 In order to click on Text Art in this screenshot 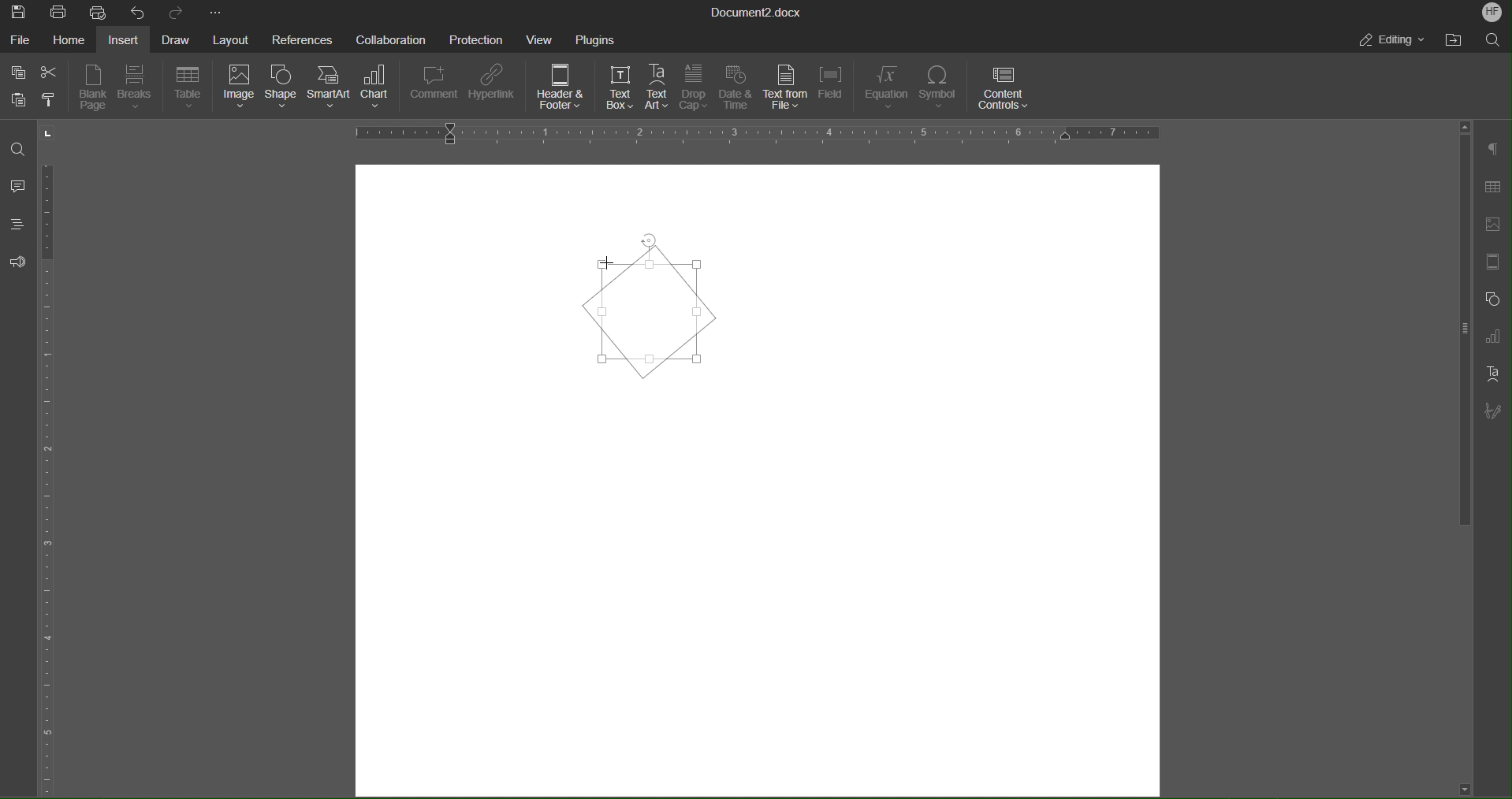, I will do `click(1492, 373)`.